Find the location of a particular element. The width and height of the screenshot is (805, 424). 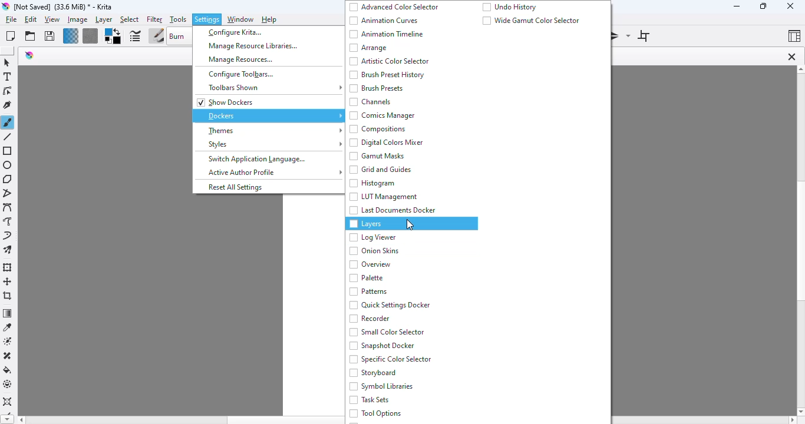

resize is located at coordinates (762, 6).